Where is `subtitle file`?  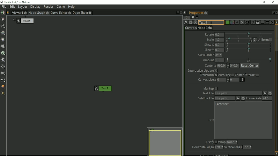
subtitle file is located at coordinates (206, 99).